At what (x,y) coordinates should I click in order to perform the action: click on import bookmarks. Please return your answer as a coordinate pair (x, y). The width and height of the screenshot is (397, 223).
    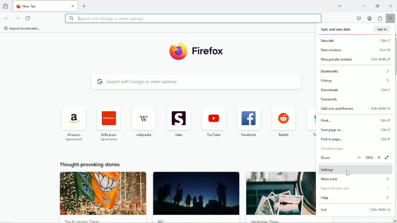
    Looking at the image, I should click on (23, 28).